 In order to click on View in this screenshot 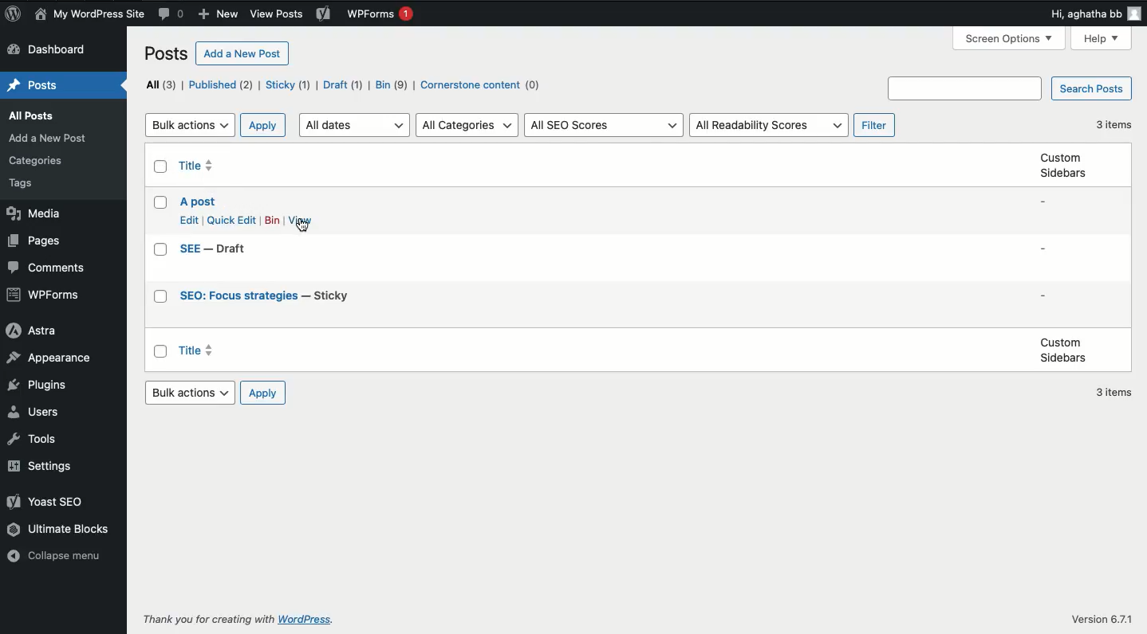, I will do `click(304, 221)`.